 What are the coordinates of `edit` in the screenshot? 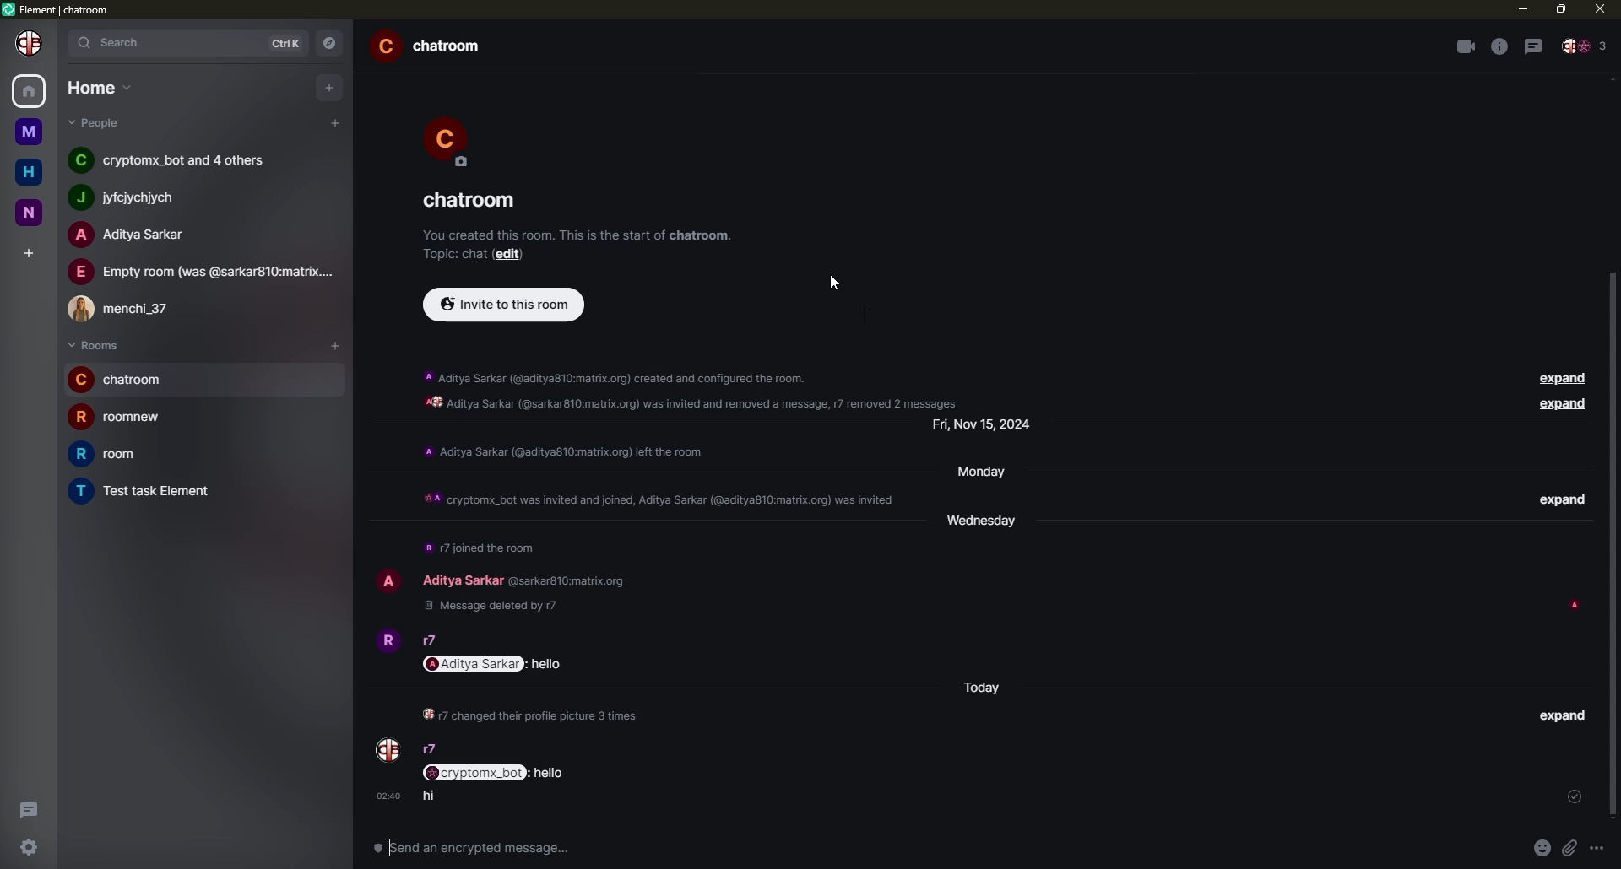 It's located at (513, 256).